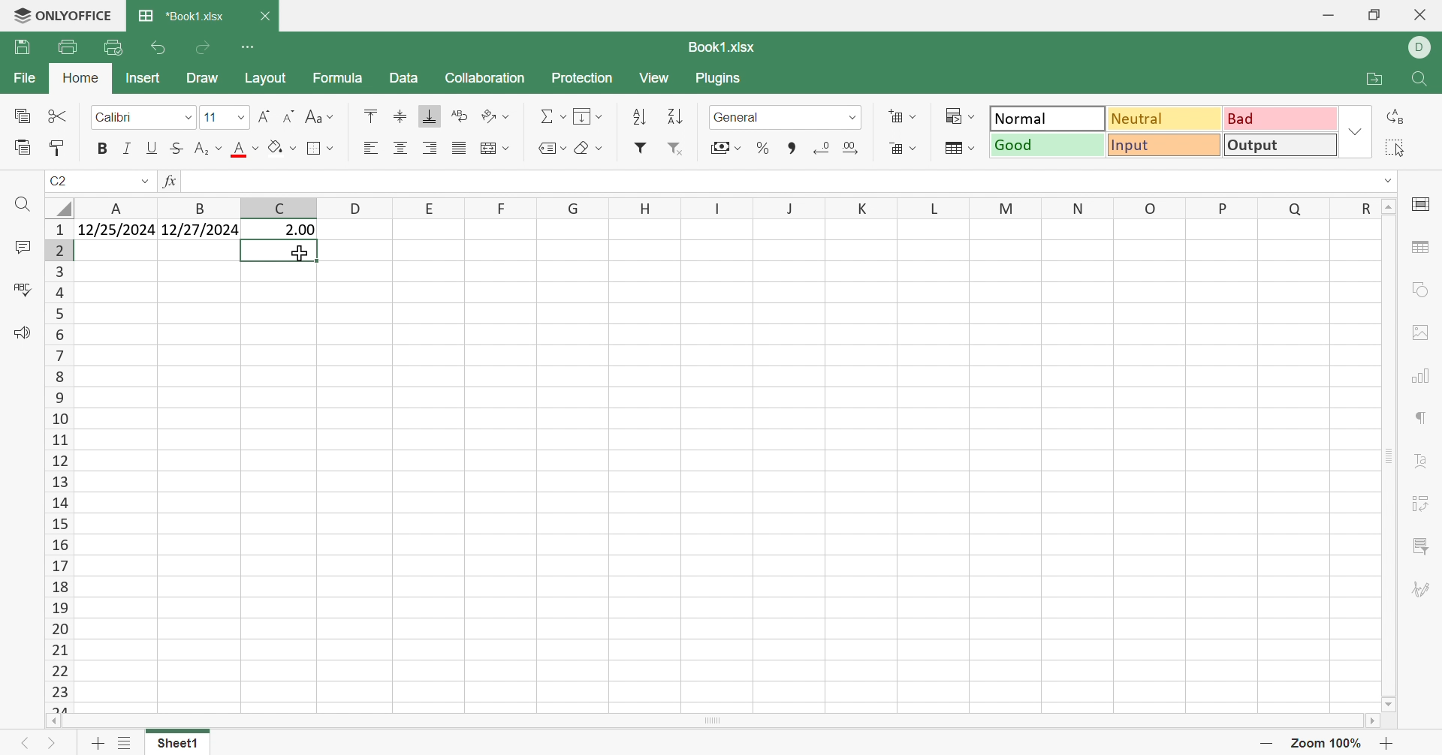 The height and width of the screenshot is (755, 1442). I want to click on Increment font size, so click(264, 116).